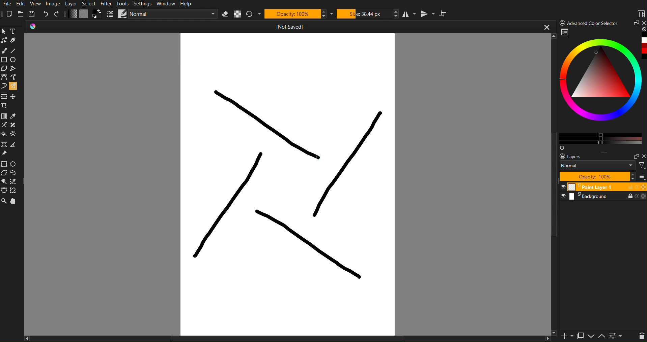  I want to click on Rectangle, so click(4, 60).